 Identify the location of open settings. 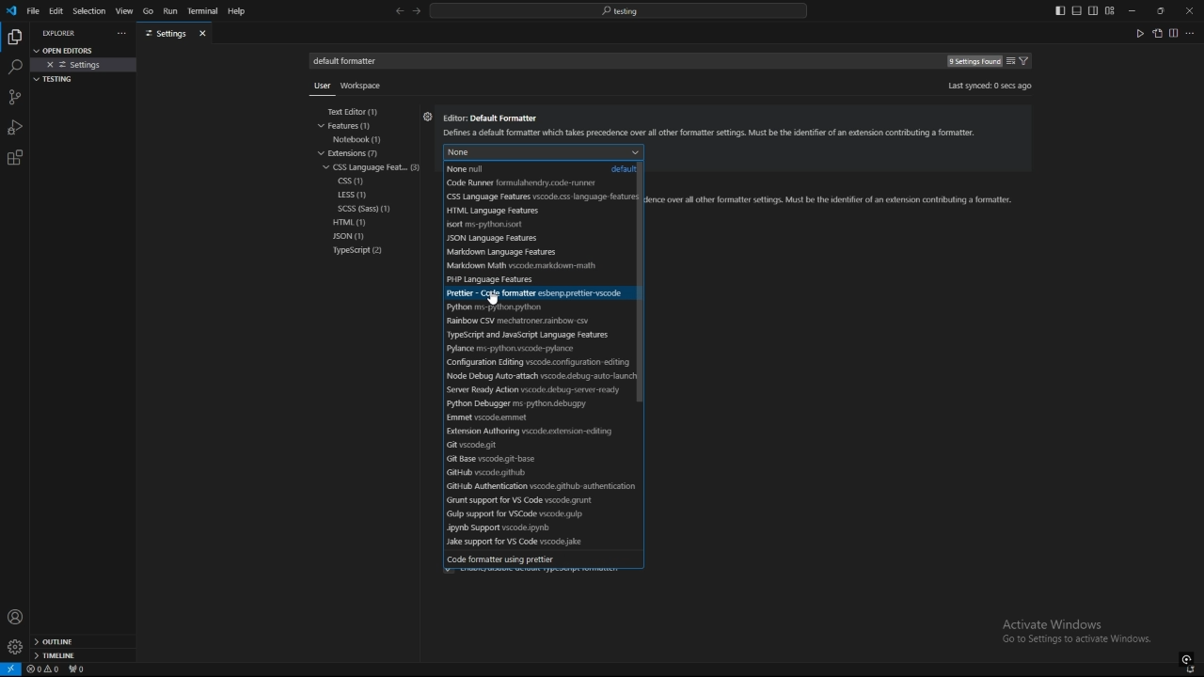
(70, 49).